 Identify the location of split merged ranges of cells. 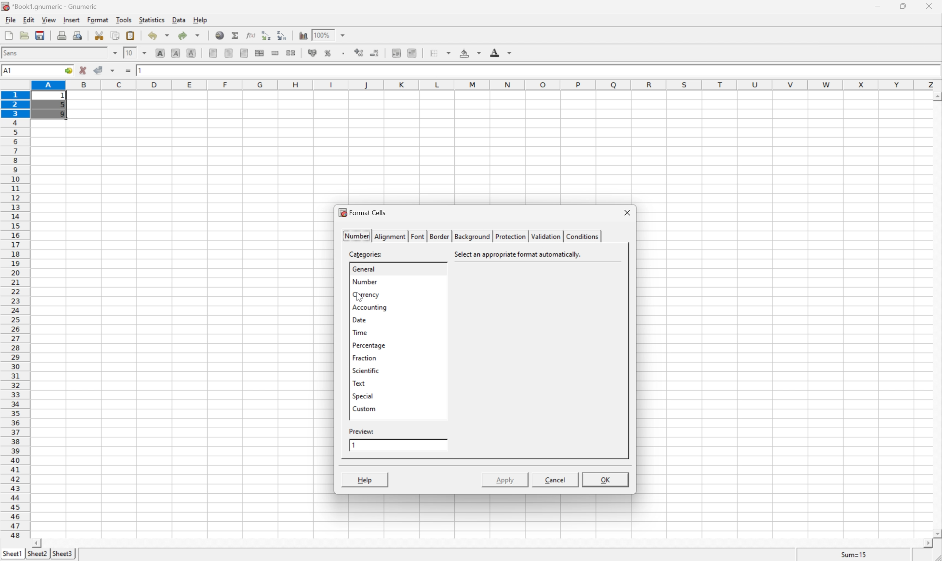
(292, 52).